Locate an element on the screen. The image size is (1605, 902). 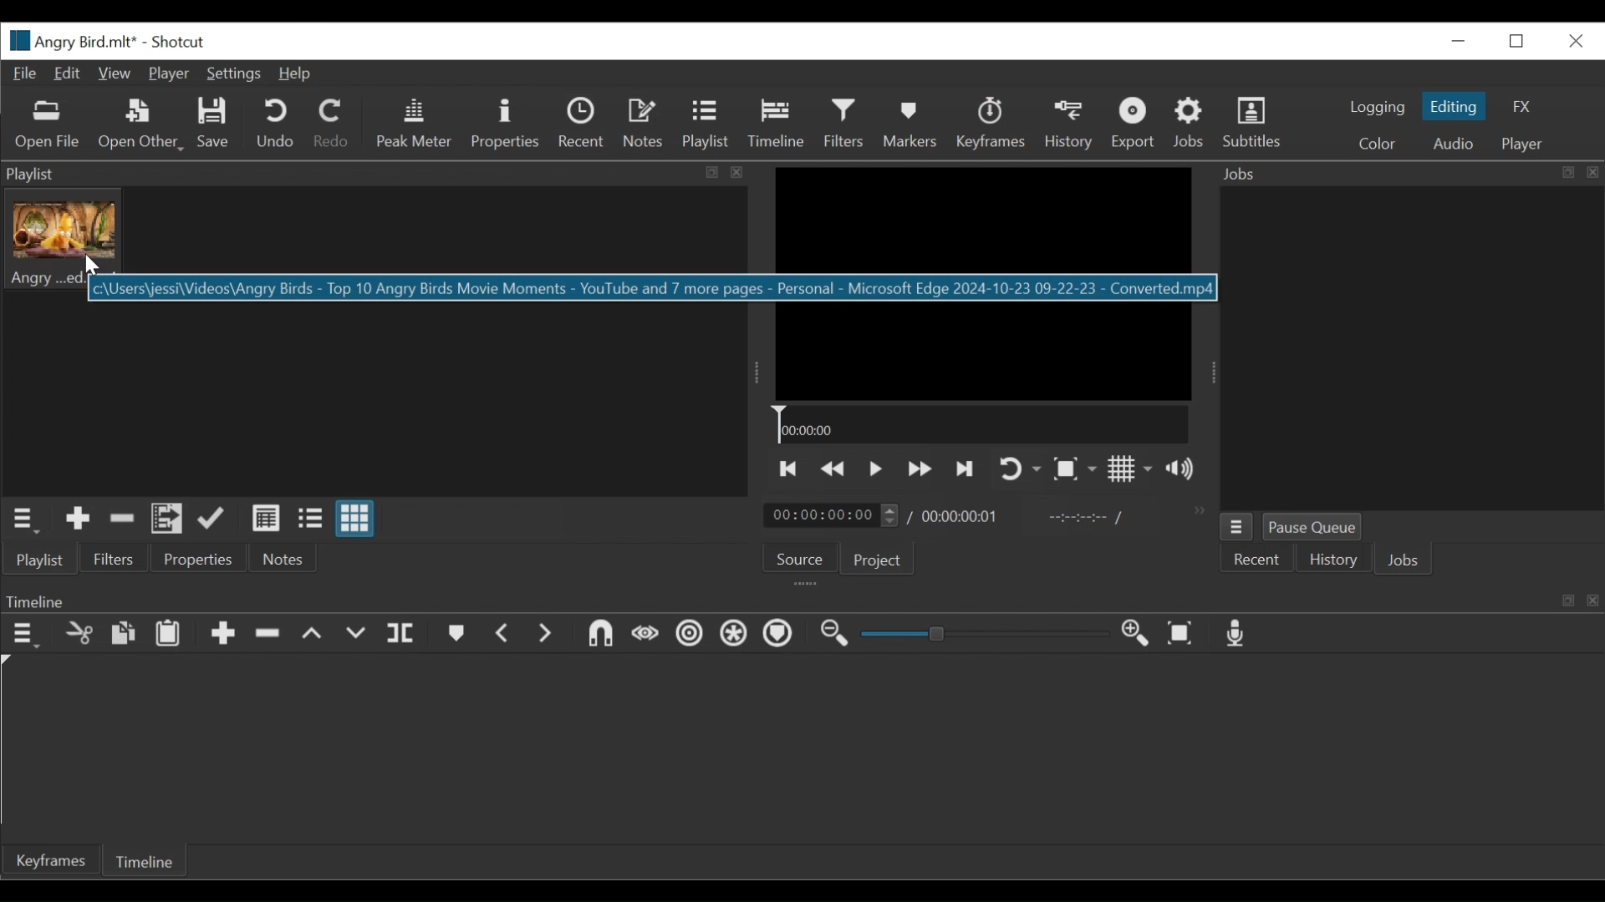
Zoom timeline to fit is located at coordinates (1182, 634).